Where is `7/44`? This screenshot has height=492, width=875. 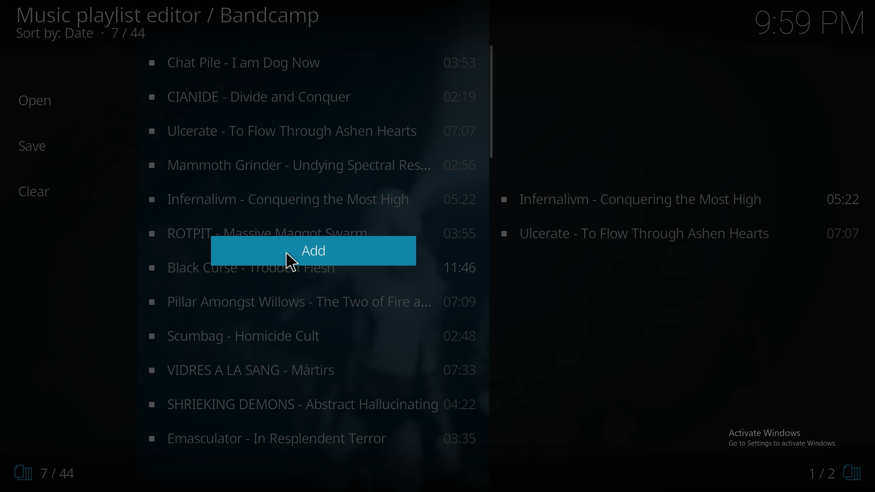
7/44 is located at coordinates (41, 473).